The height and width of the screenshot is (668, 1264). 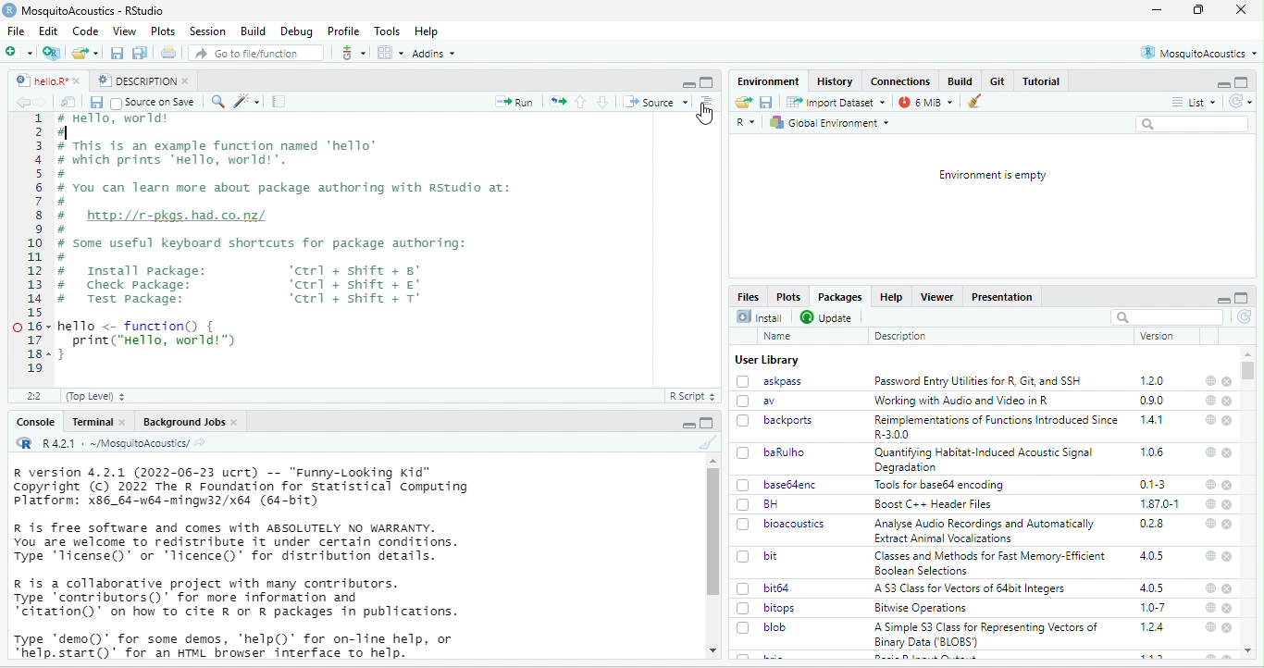 What do you see at coordinates (765, 627) in the screenshot?
I see `blob` at bounding box center [765, 627].